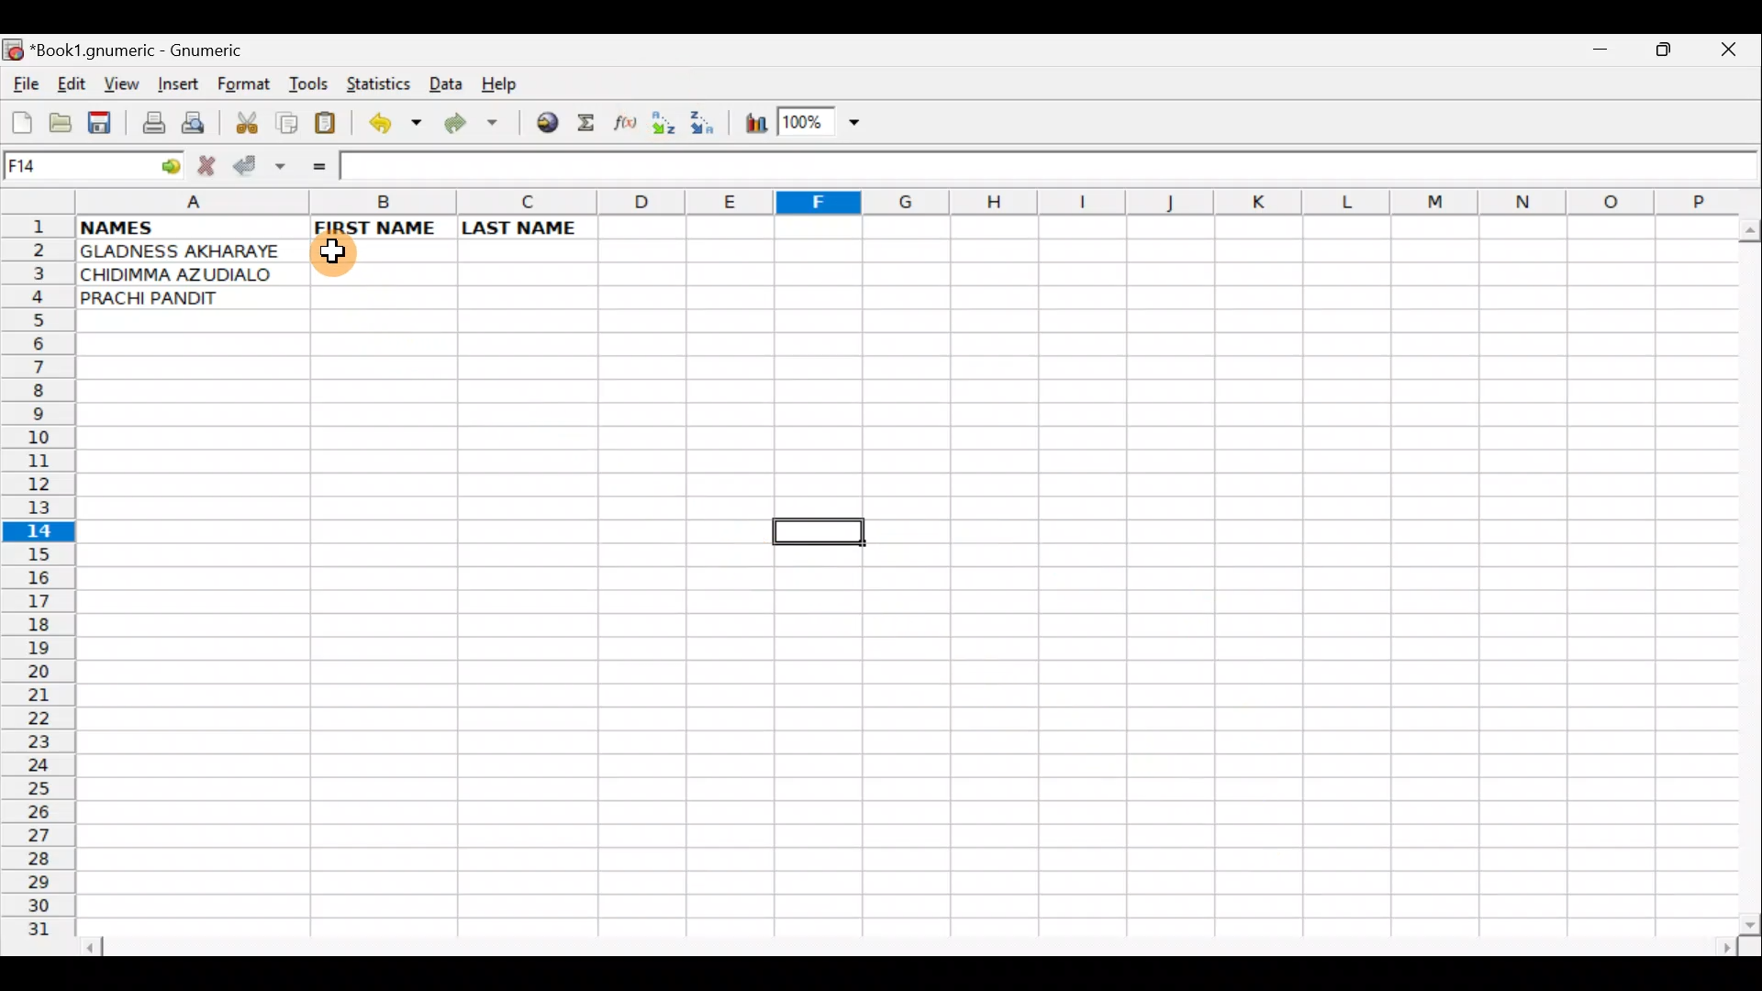 This screenshot has height=991, width=1762. Describe the element at coordinates (528, 227) in the screenshot. I see `LAST NAME` at that location.